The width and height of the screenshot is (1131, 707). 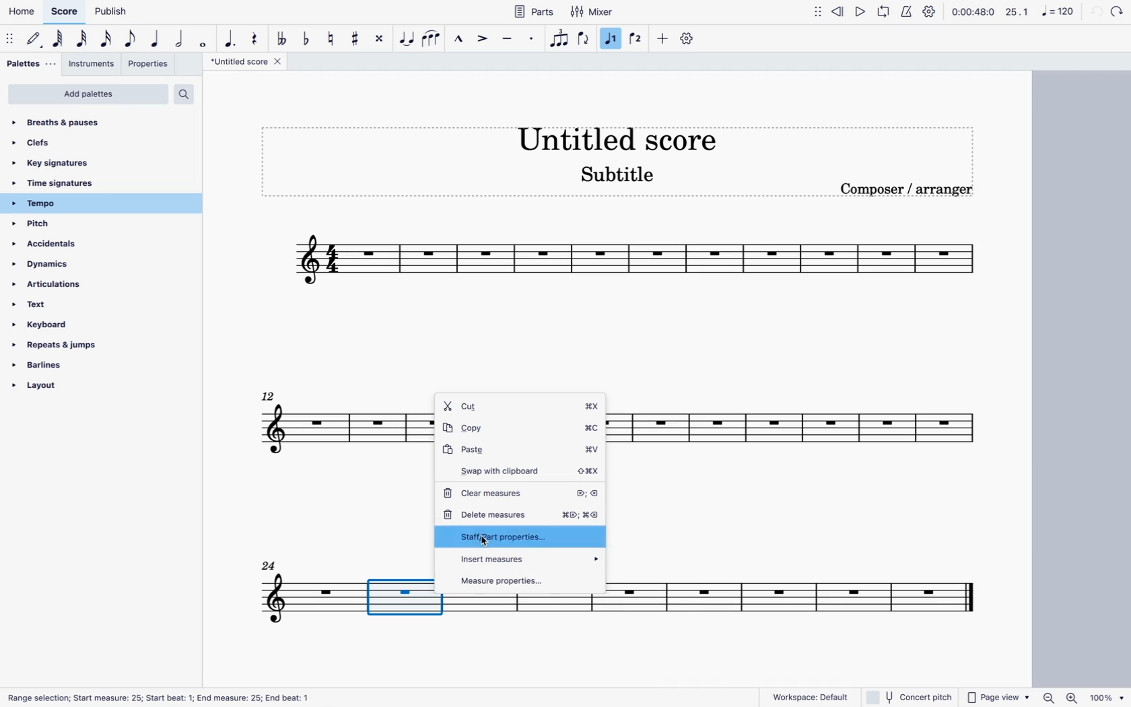 I want to click on forward, so click(x=1118, y=11).